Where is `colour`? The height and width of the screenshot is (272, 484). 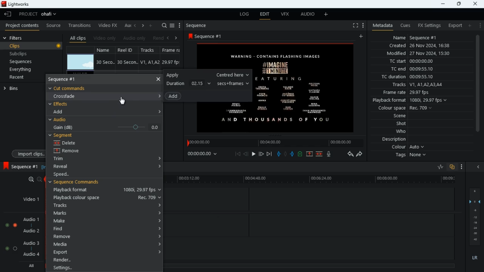
colour is located at coordinates (408, 147).